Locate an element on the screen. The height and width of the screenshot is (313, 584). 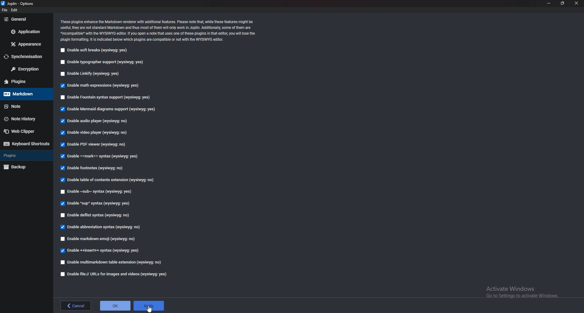
enable file urls for images and videos is located at coordinates (114, 273).